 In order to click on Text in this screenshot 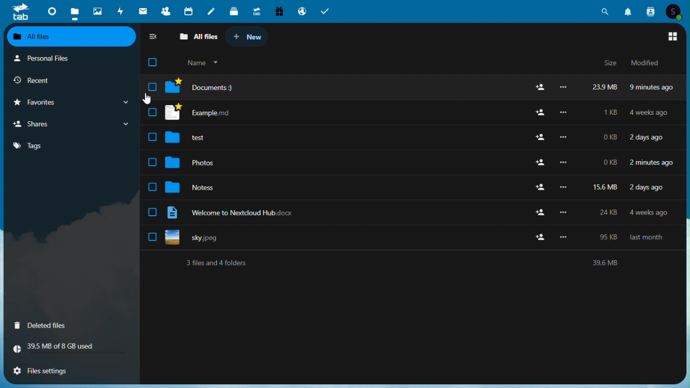, I will do `click(404, 262)`.